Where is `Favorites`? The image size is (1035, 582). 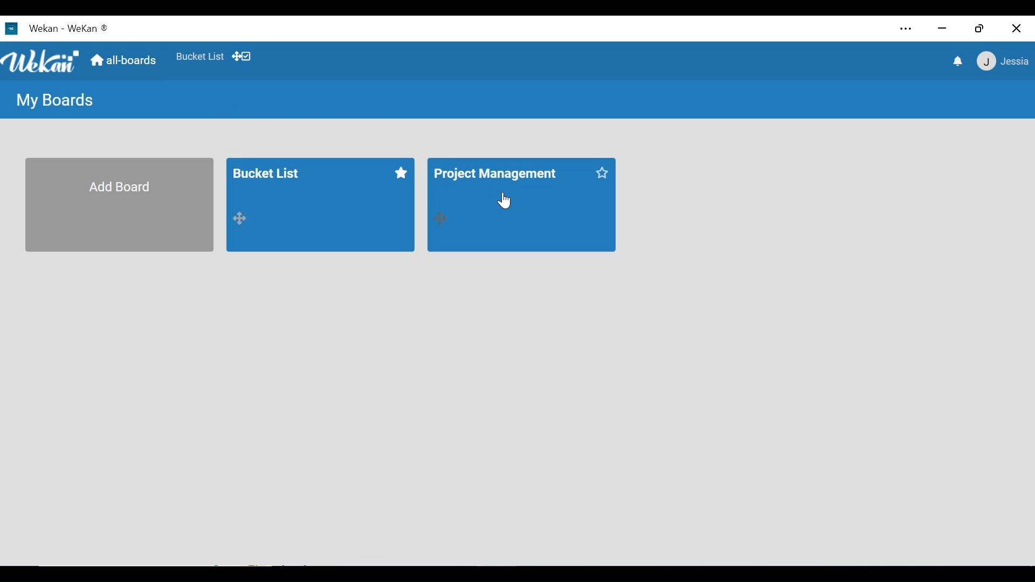 Favorites is located at coordinates (199, 57).